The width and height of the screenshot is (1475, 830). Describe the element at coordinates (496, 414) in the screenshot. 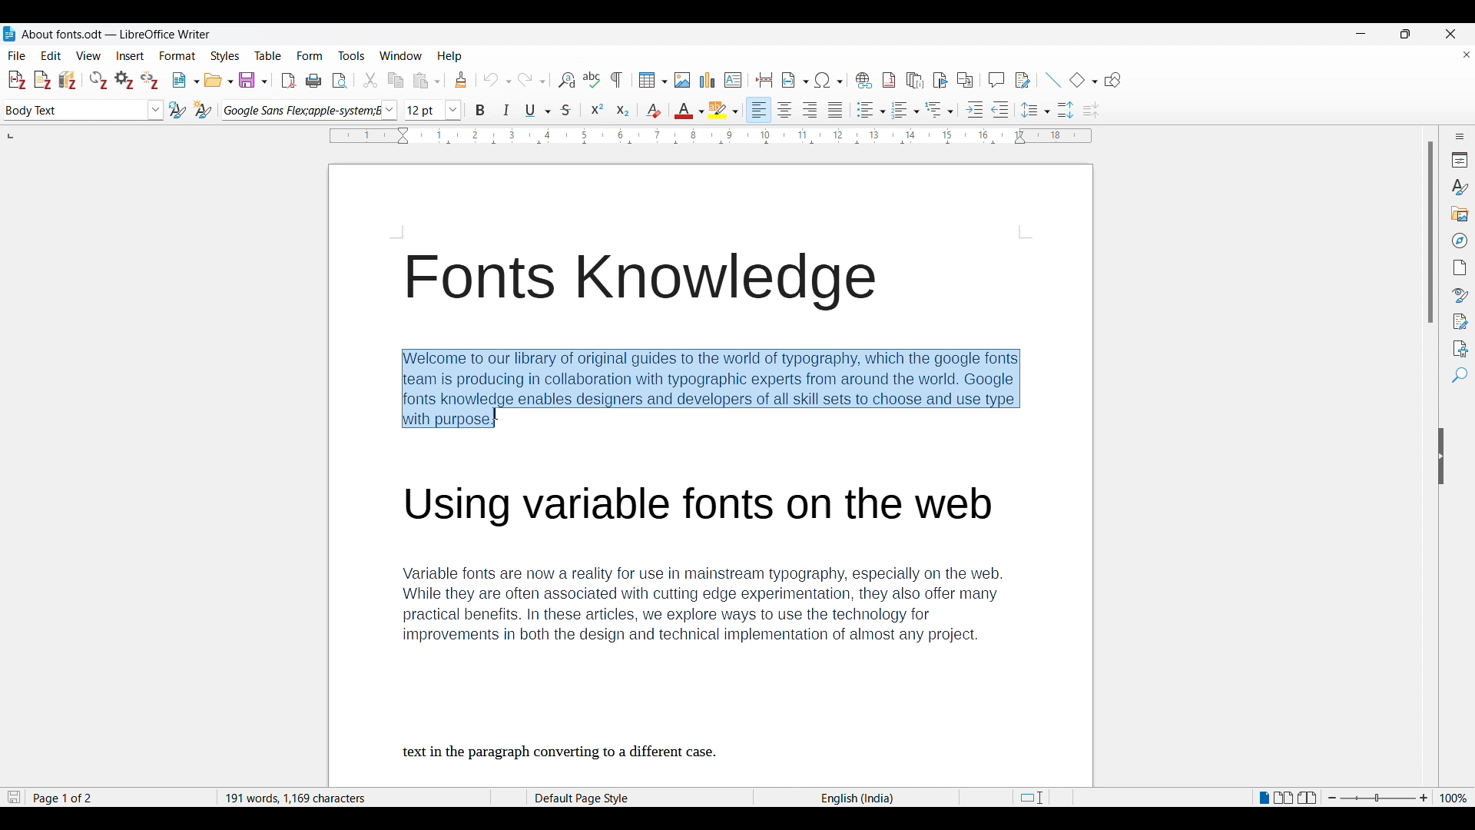

I see `Cursor` at that location.